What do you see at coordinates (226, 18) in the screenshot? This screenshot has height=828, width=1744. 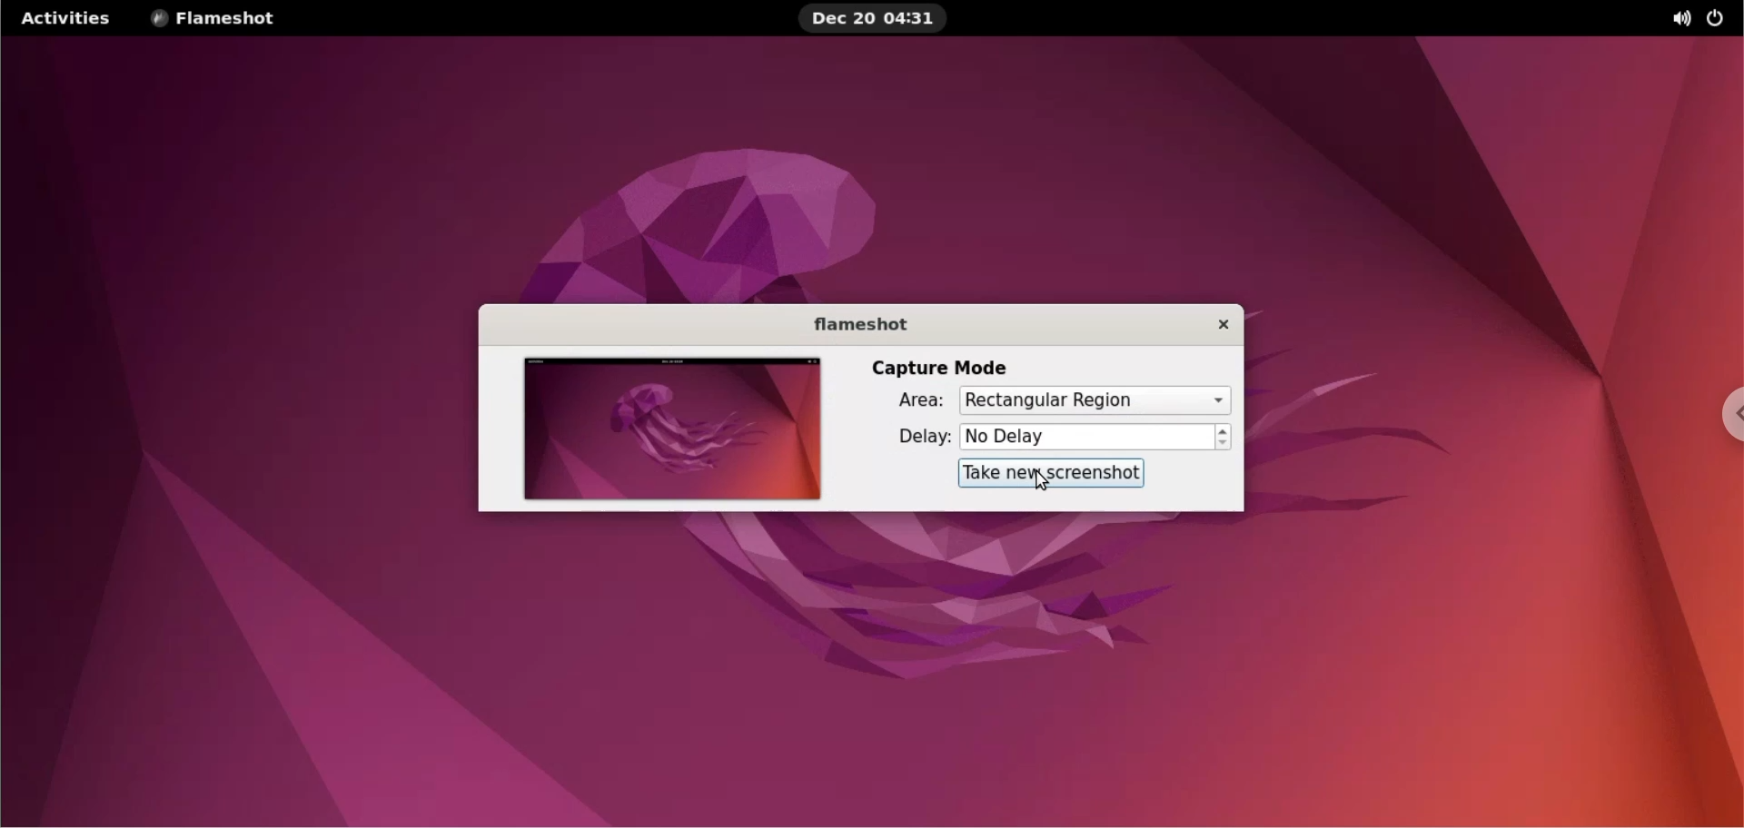 I see `flameshot menu` at bounding box center [226, 18].